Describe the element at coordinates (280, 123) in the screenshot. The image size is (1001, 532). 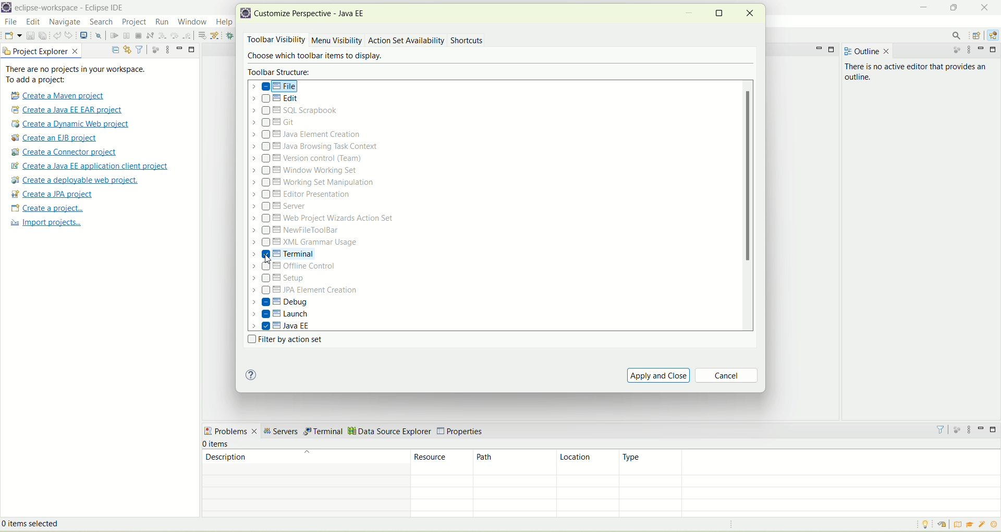
I see `Git` at that location.